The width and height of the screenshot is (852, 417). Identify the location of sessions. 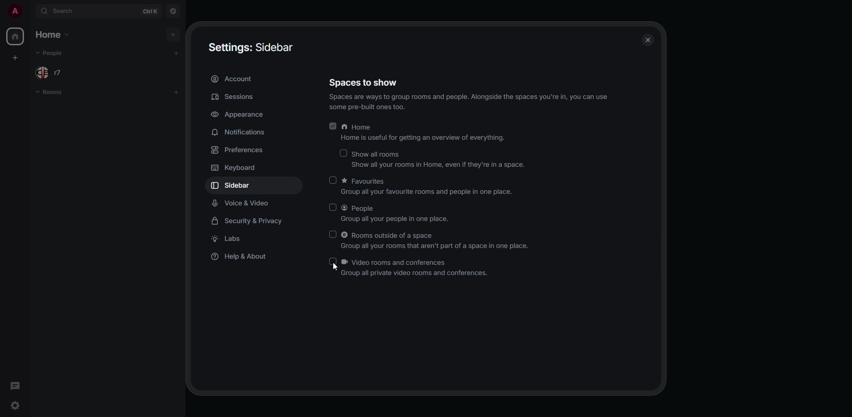
(235, 97).